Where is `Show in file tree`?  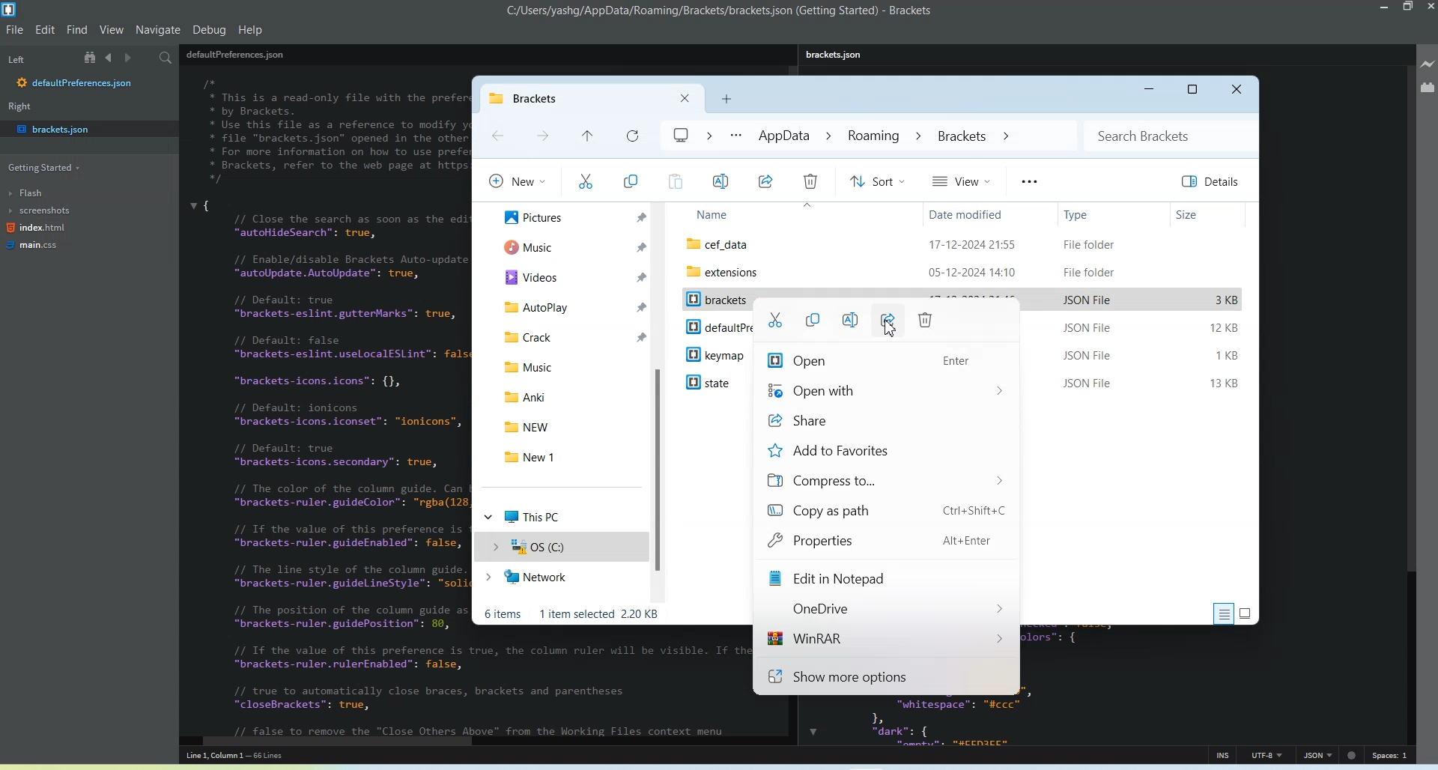
Show in file tree is located at coordinates (92, 58).